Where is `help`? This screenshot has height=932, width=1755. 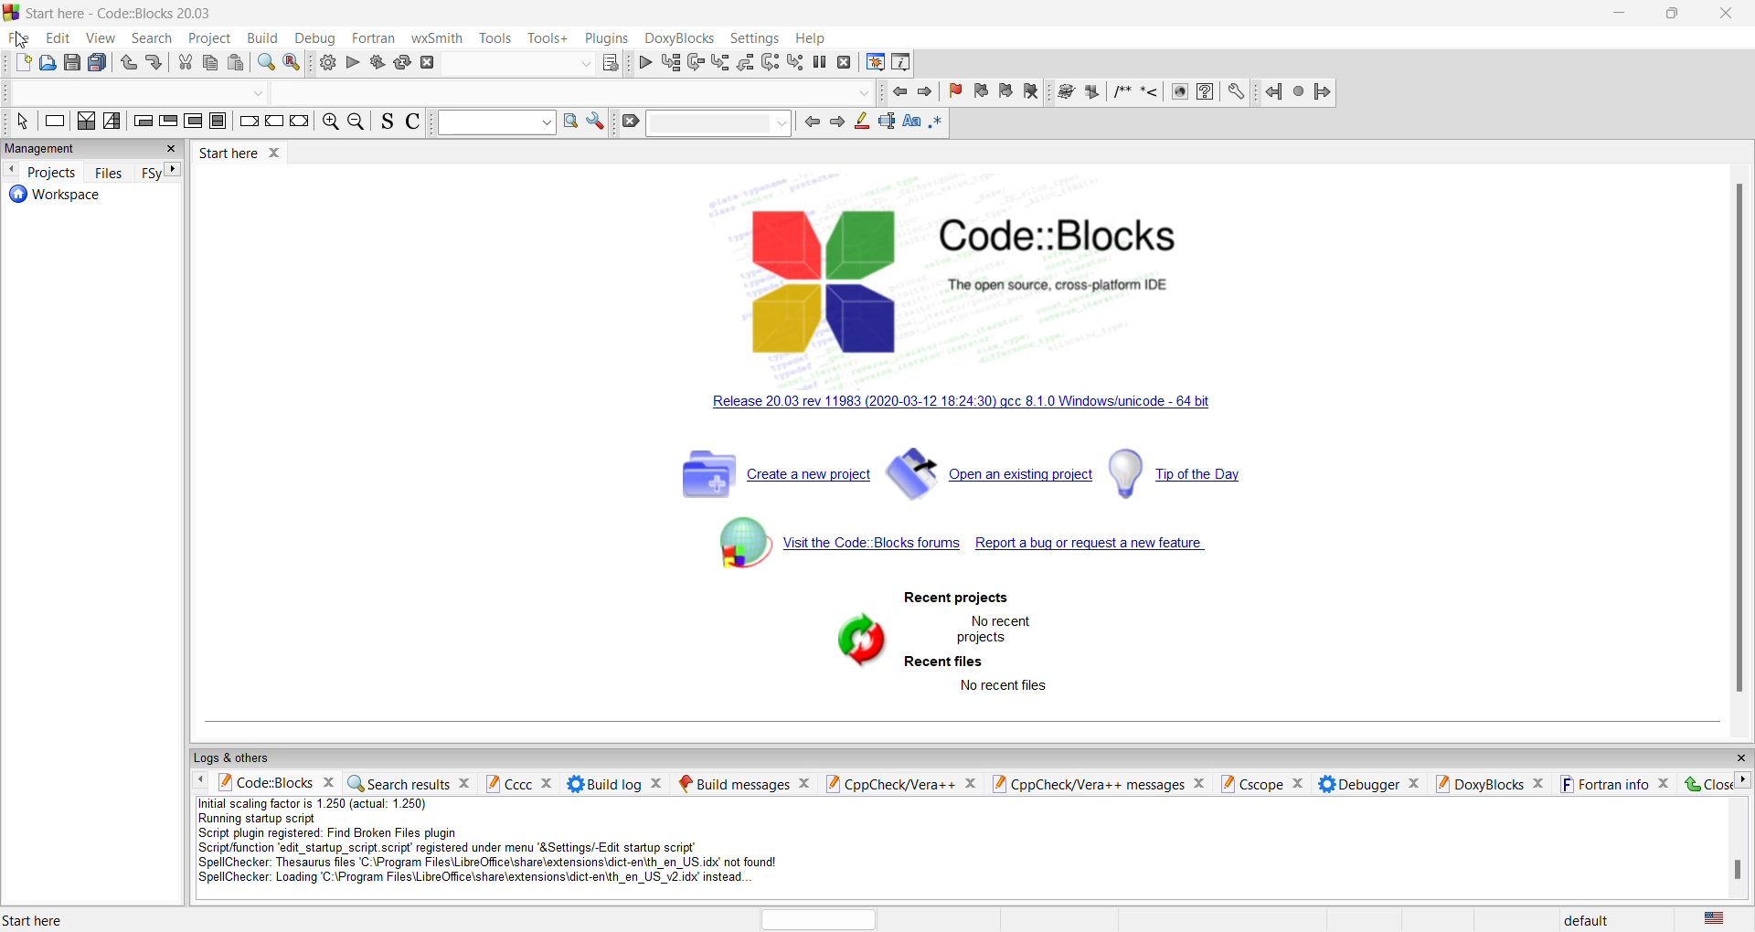 help is located at coordinates (814, 38).